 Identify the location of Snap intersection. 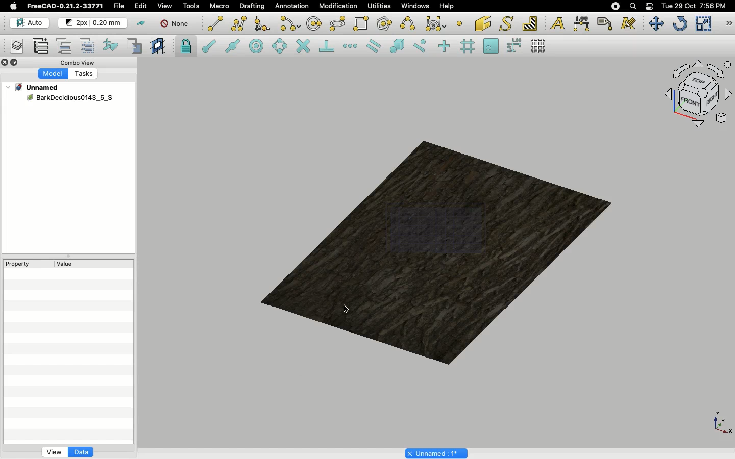
(304, 47).